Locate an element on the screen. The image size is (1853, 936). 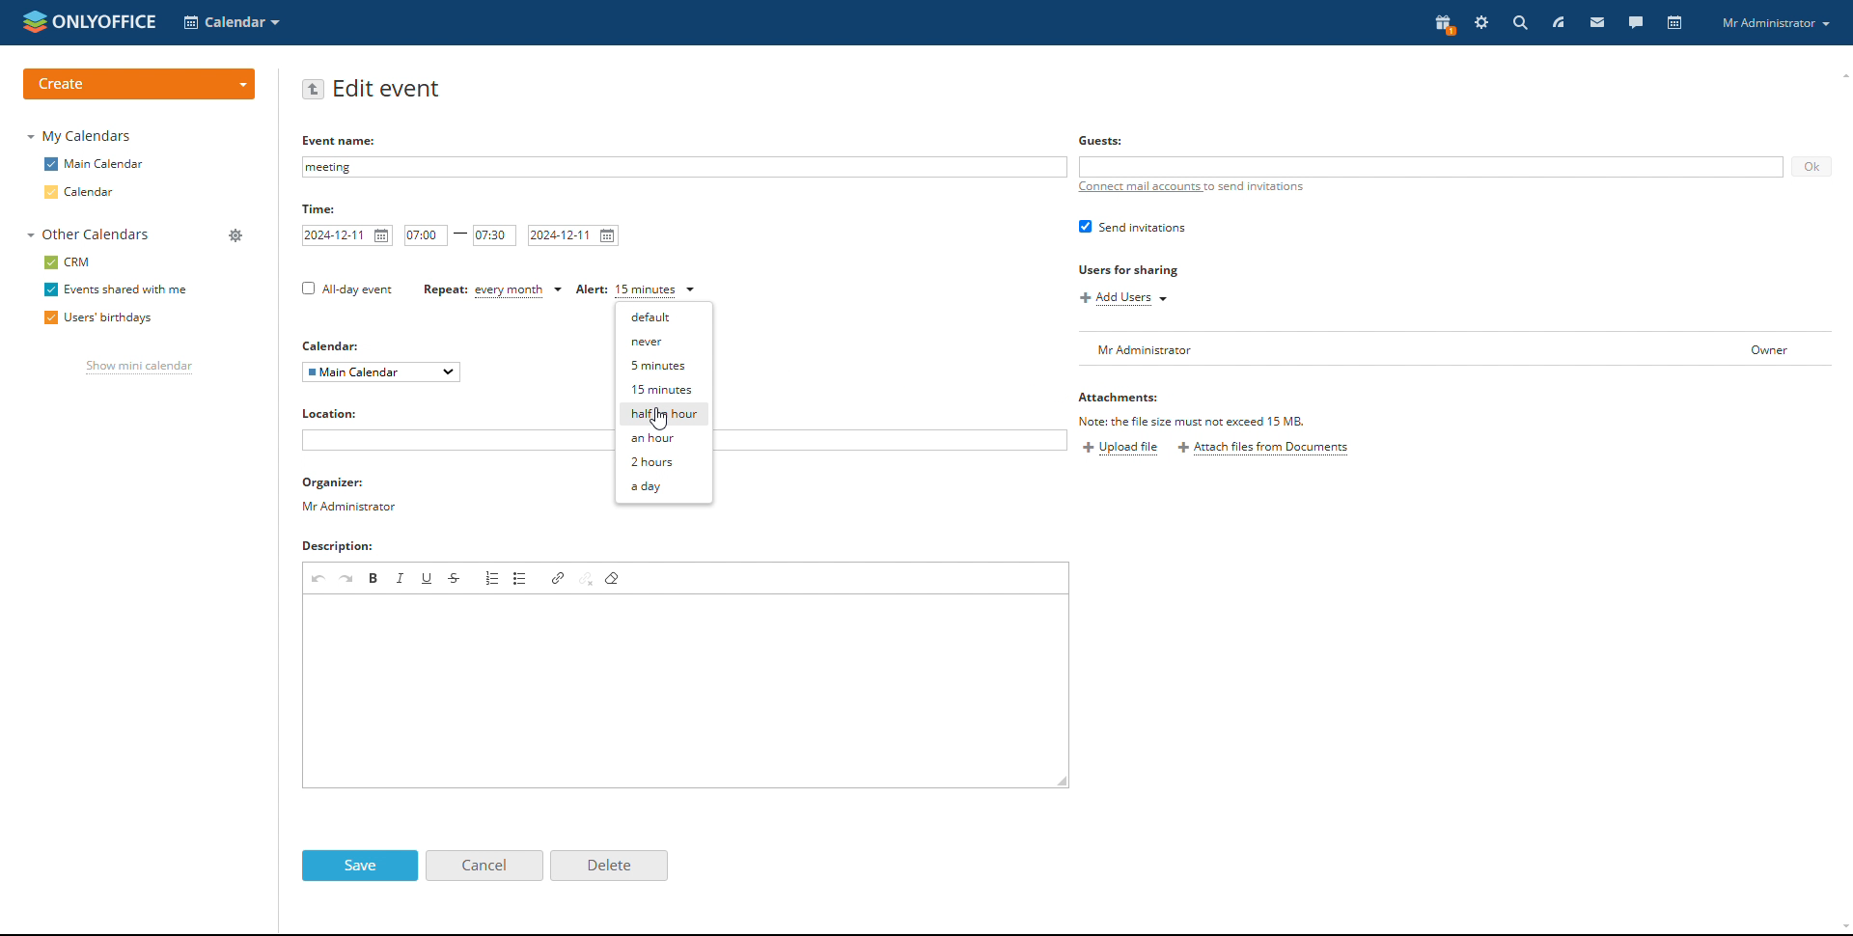
remove format is located at coordinates (614, 578).